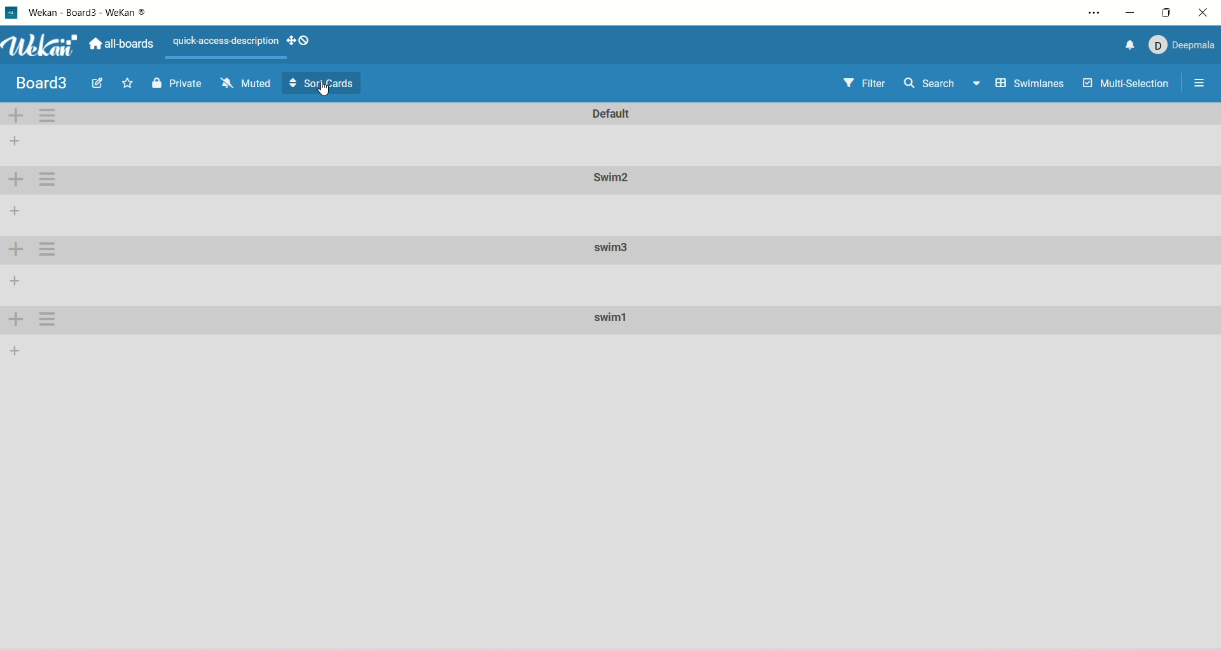 Image resolution: width=1221 pixels, height=650 pixels. What do you see at coordinates (124, 45) in the screenshot?
I see `all boards` at bounding box center [124, 45].